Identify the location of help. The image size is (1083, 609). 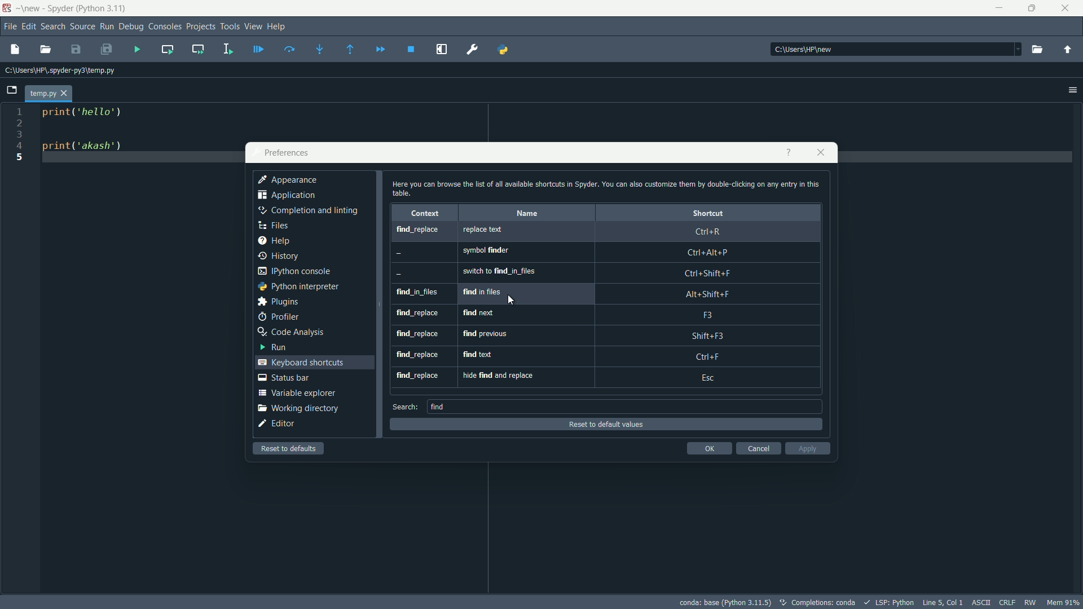
(280, 239).